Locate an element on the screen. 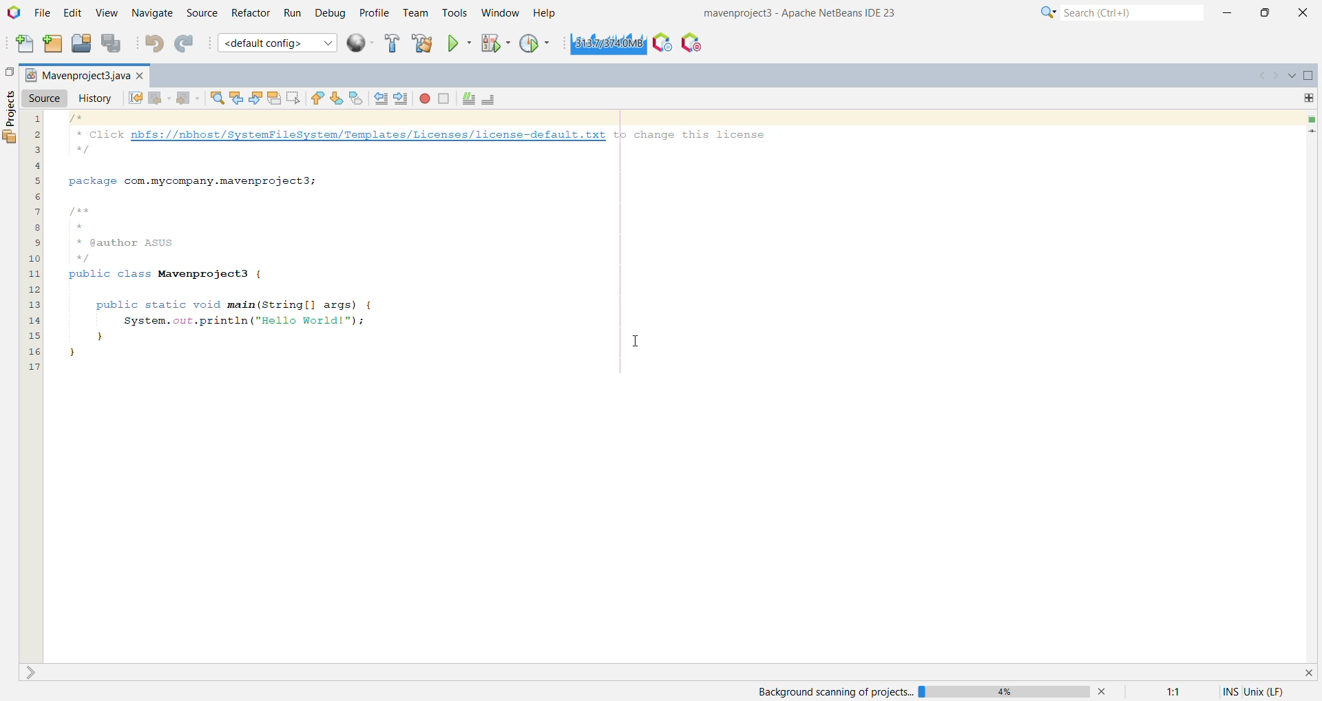 Image resolution: width=1322 pixels, height=701 pixels. Undo is located at coordinates (154, 45).